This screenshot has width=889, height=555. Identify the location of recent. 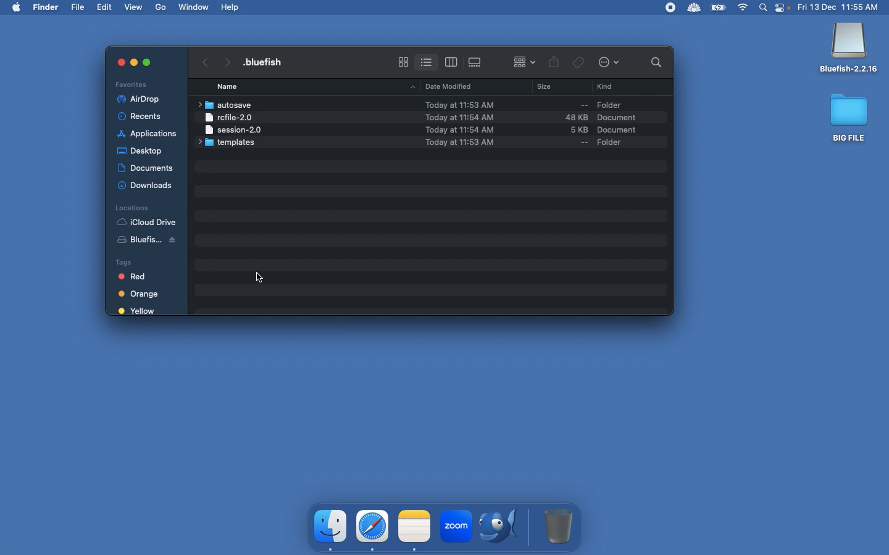
(144, 117).